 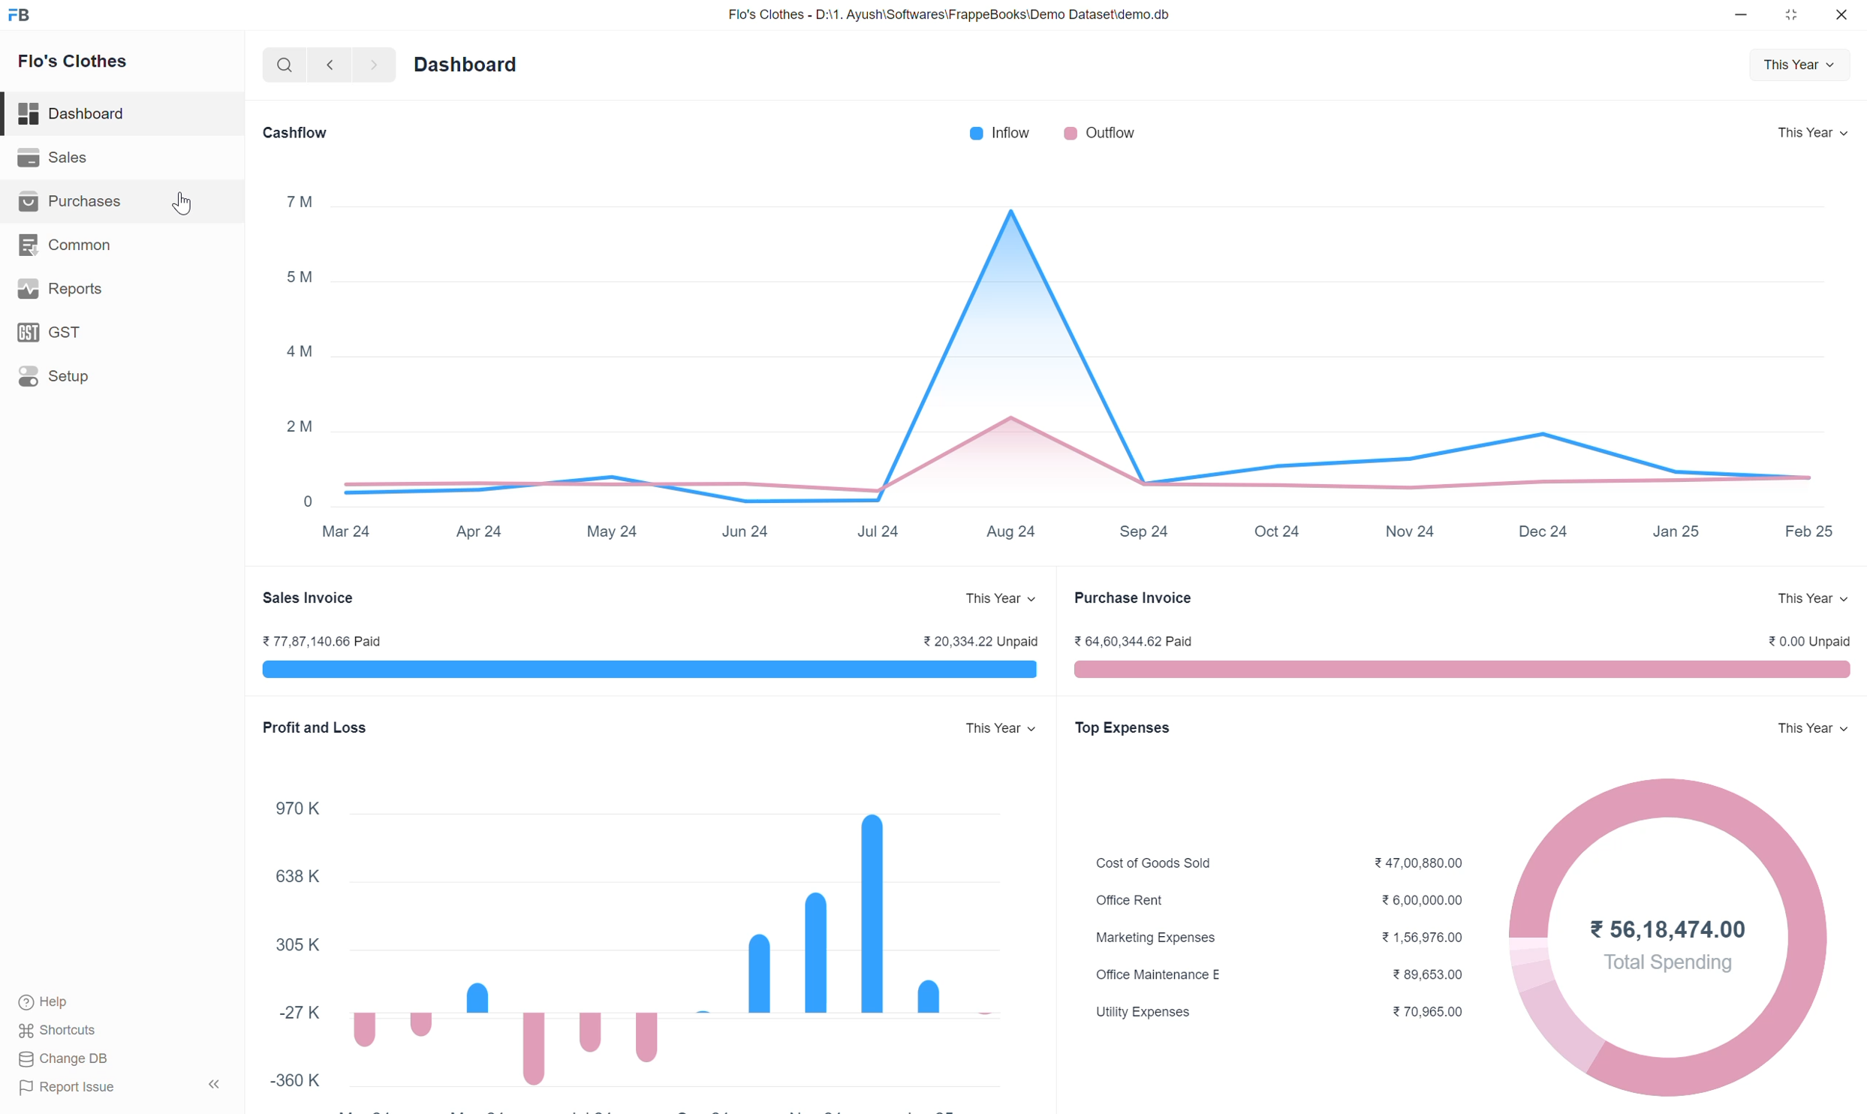 What do you see at coordinates (980, 641) in the screenshot?
I see `20,334.22 Unpaid` at bounding box center [980, 641].